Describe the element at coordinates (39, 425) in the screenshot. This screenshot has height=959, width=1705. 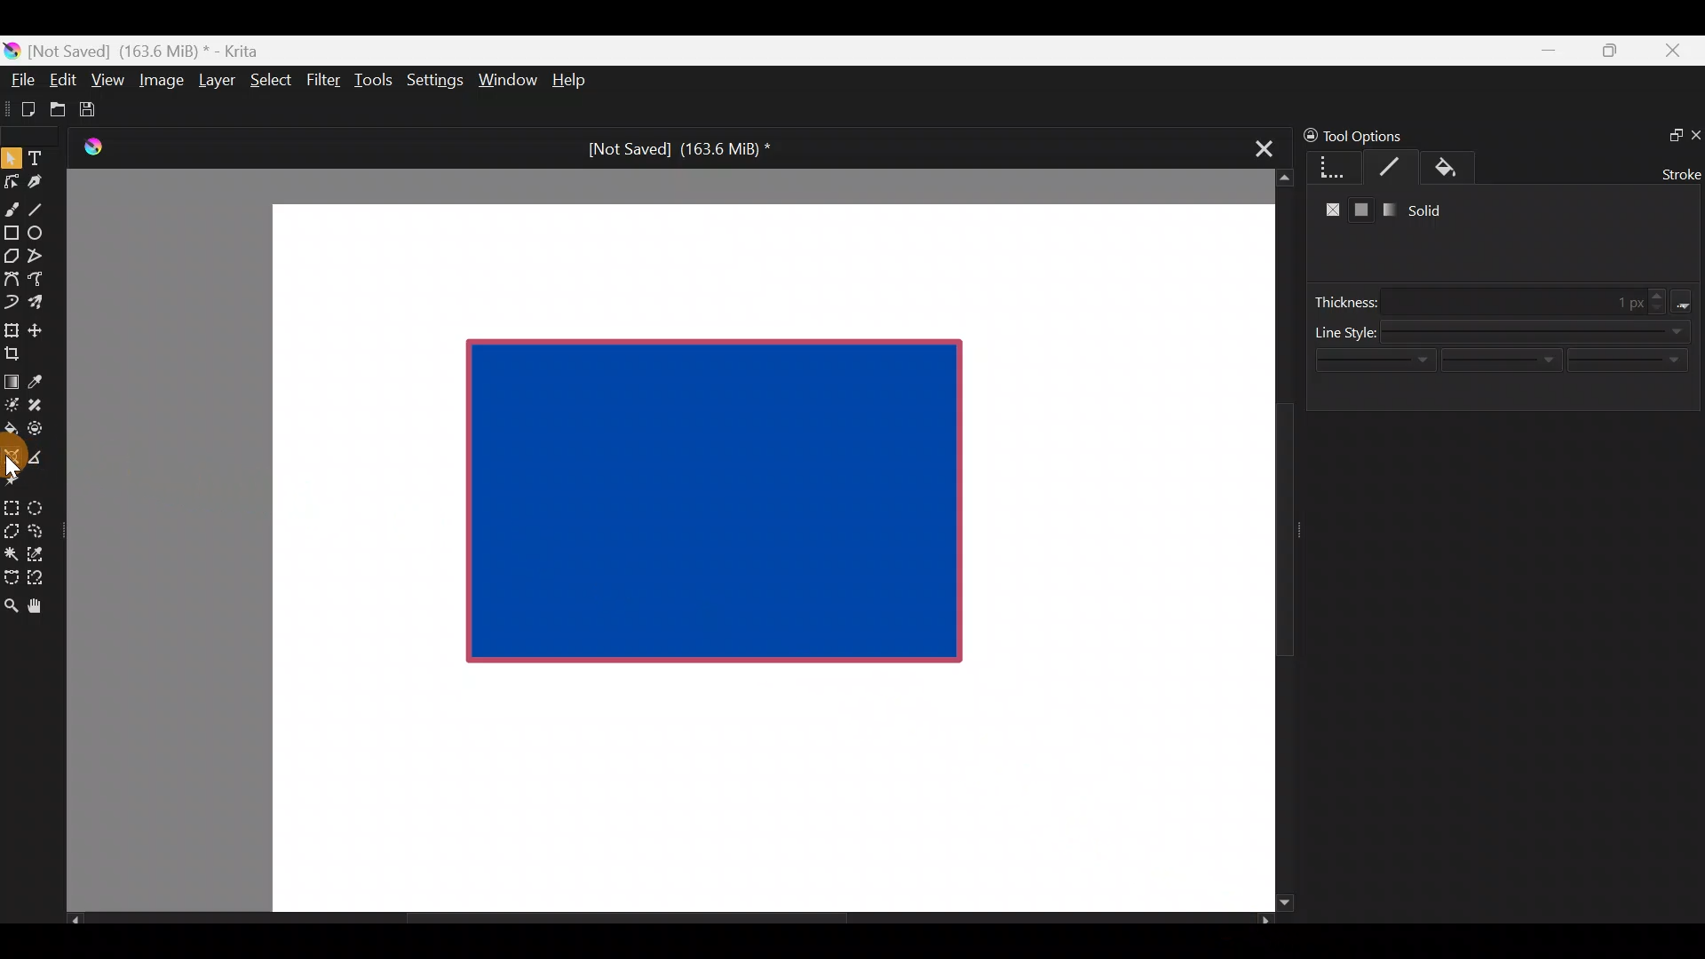
I see `Enclose & fill tool` at that location.